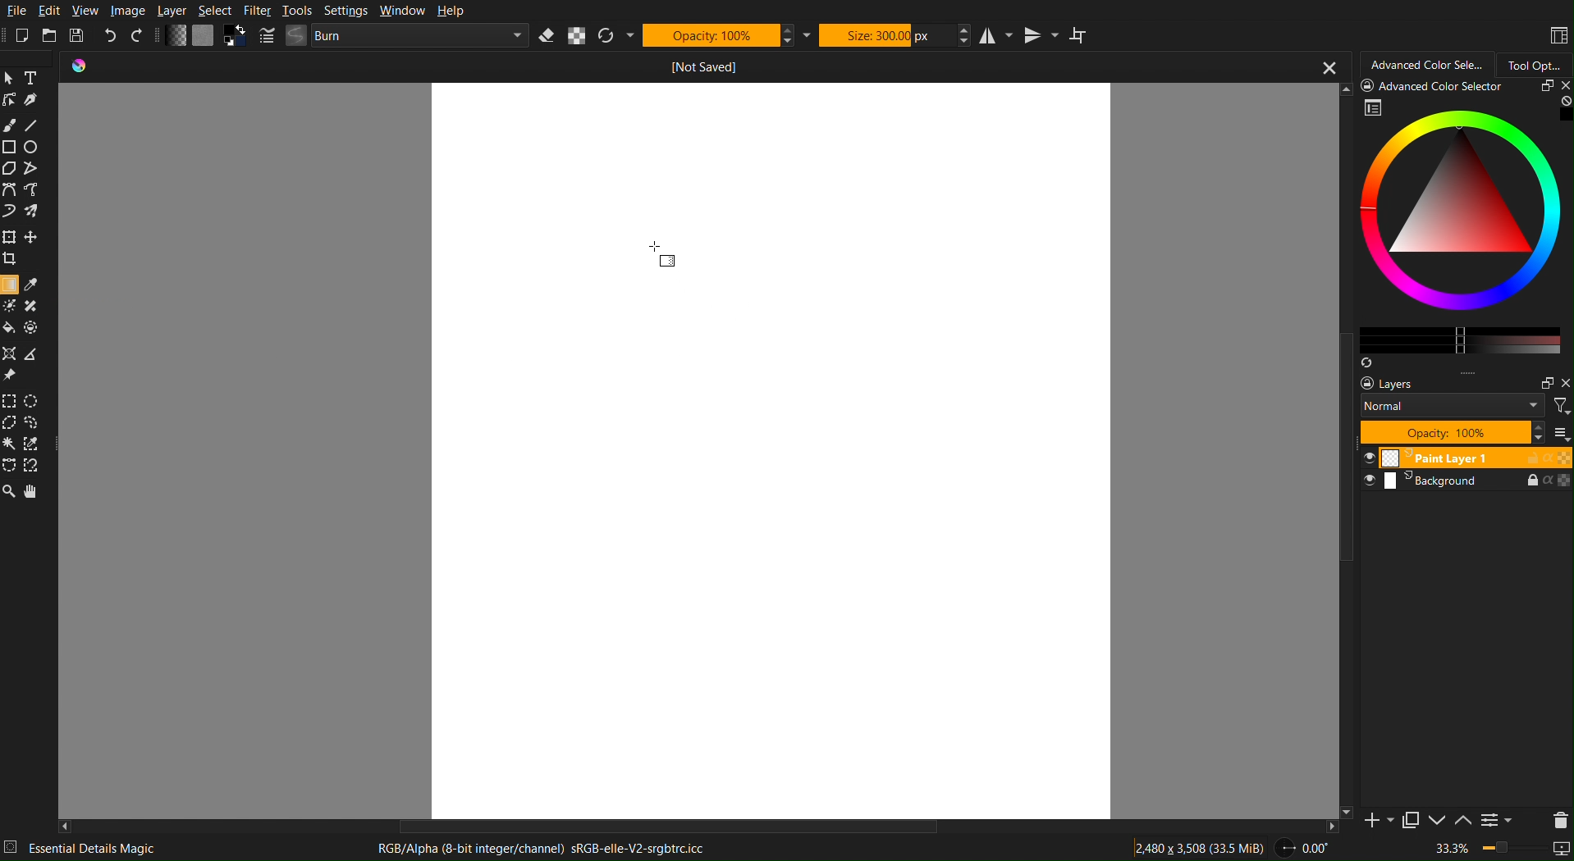  I want to click on Background, so click(1465, 483).